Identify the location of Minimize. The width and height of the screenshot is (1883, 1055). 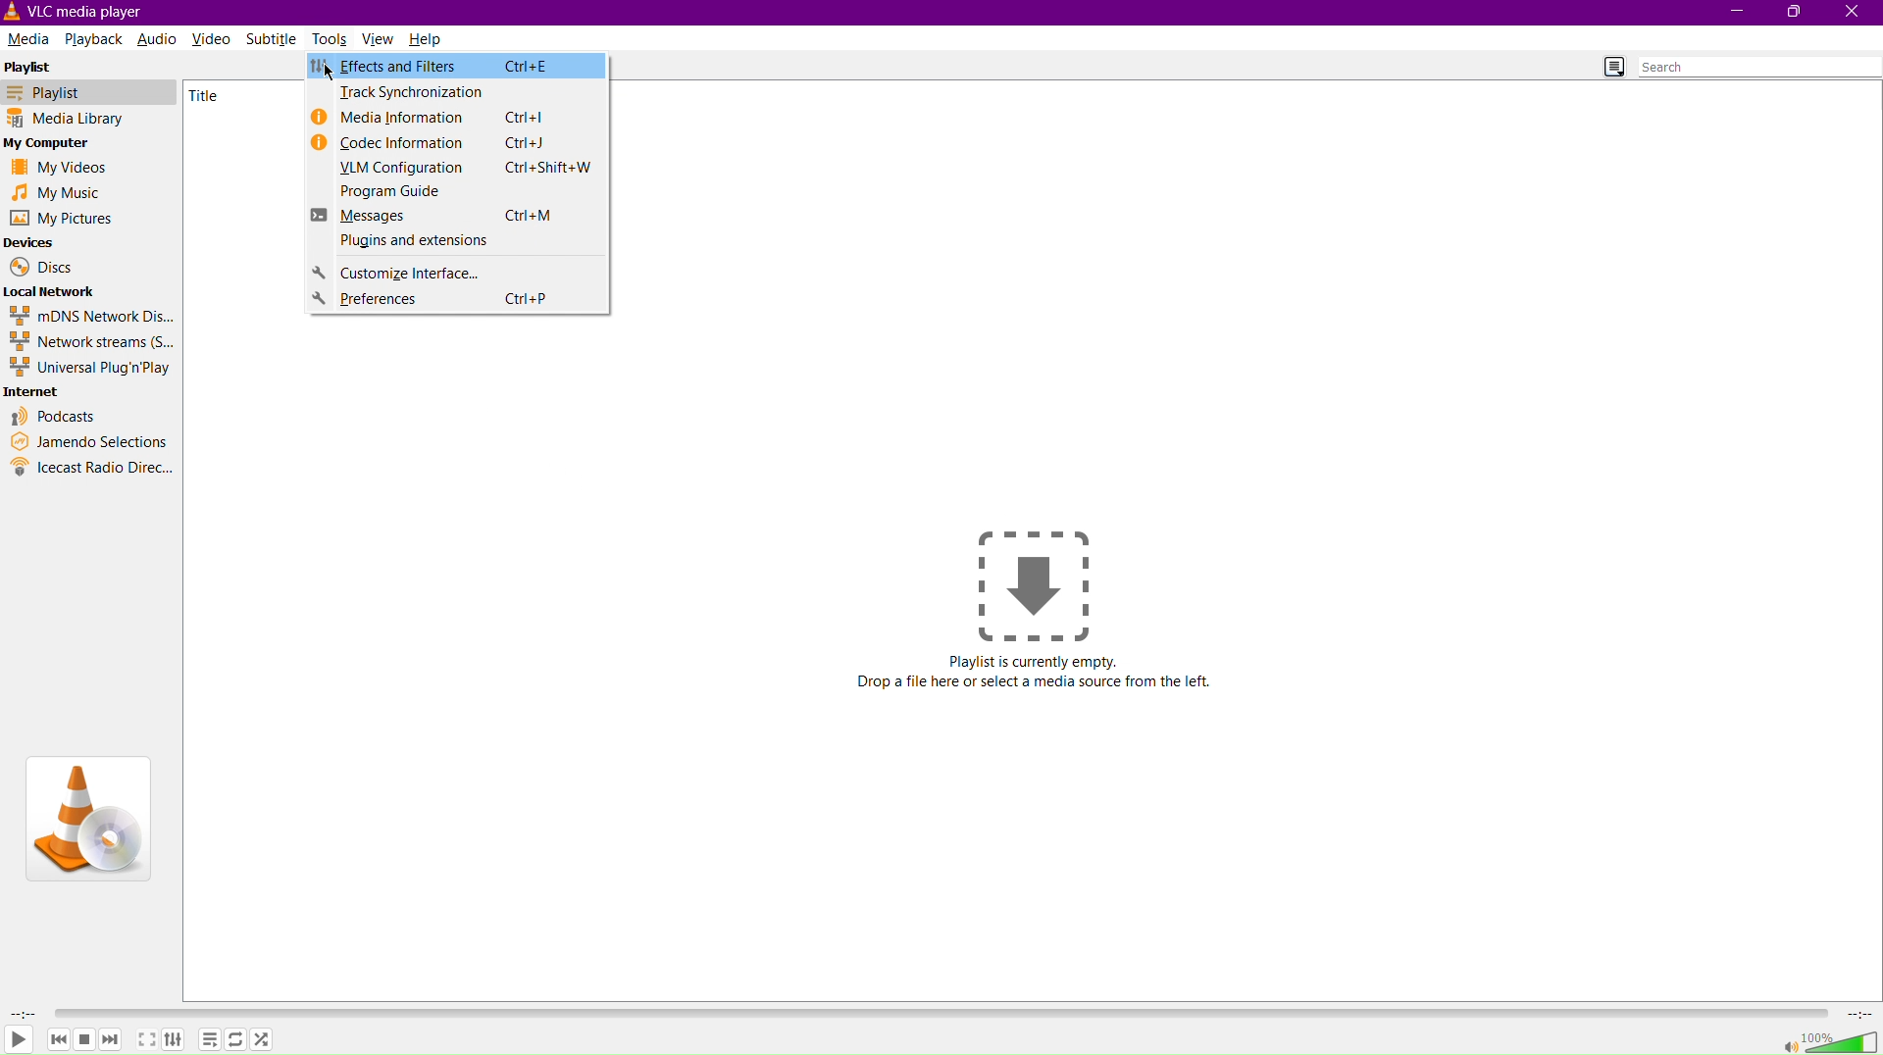
(1738, 13).